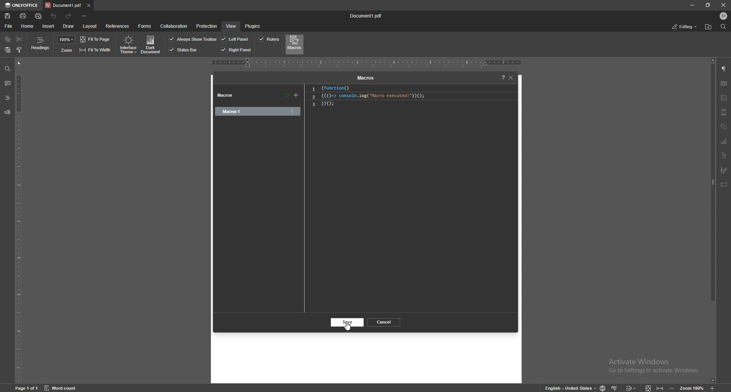  What do you see at coordinates (89, 26) in the screenshot?
I see `layout` at bounding box center [89, 26].